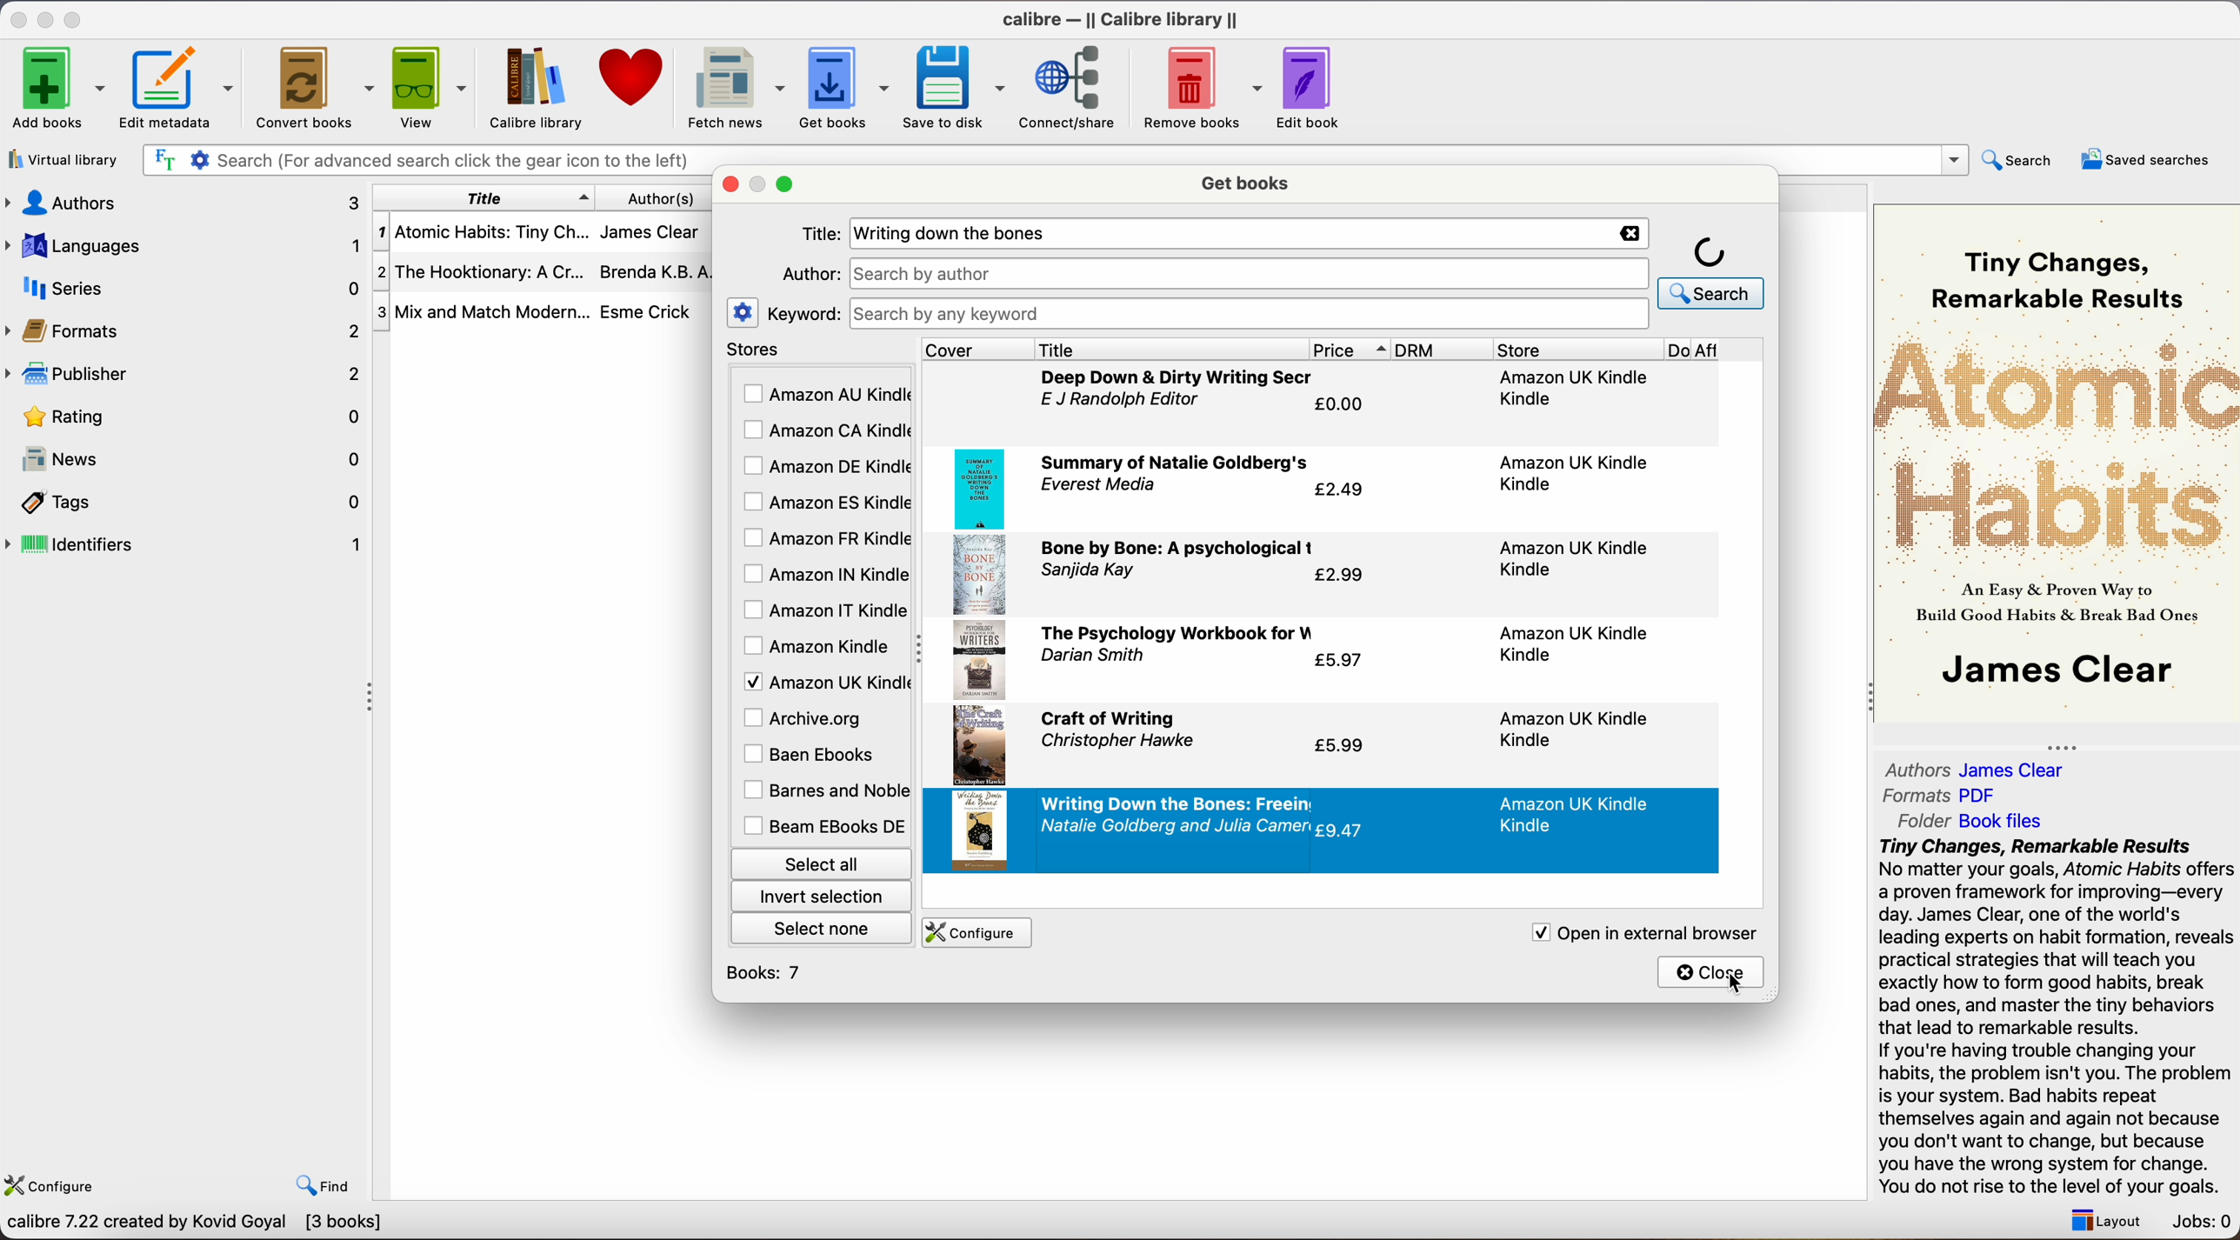 The height and width of the screenshot is (1240, 2240). I want to click on do Af1, so click(1717, 351).